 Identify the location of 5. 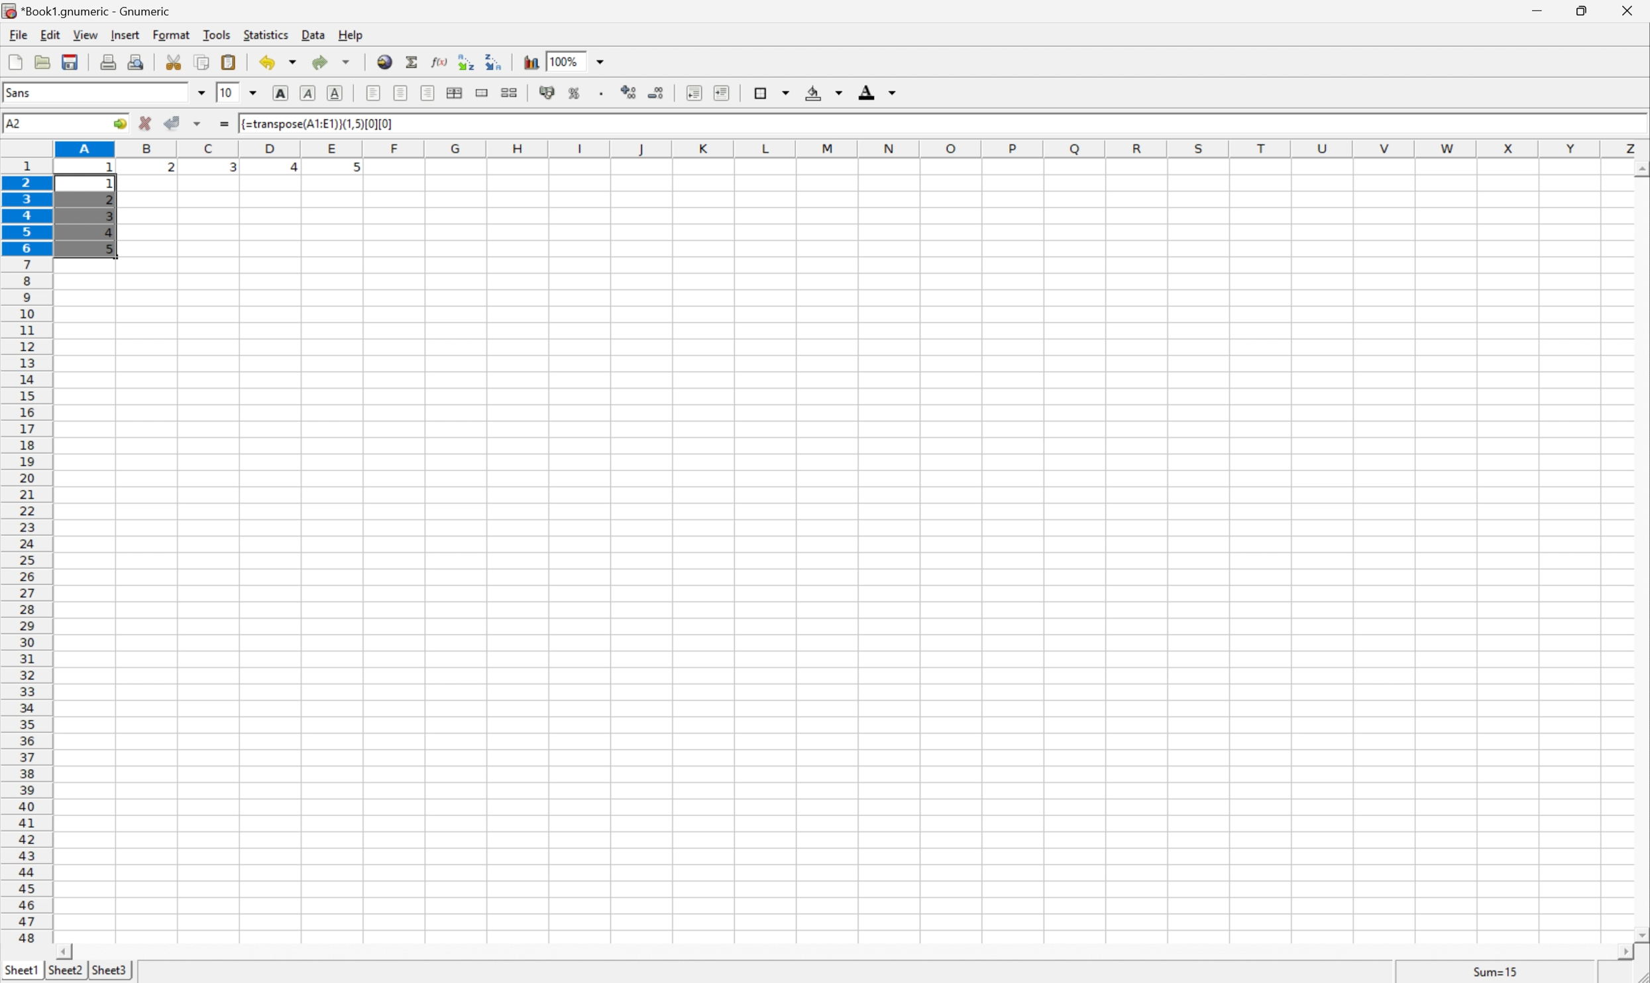
(354, 170).